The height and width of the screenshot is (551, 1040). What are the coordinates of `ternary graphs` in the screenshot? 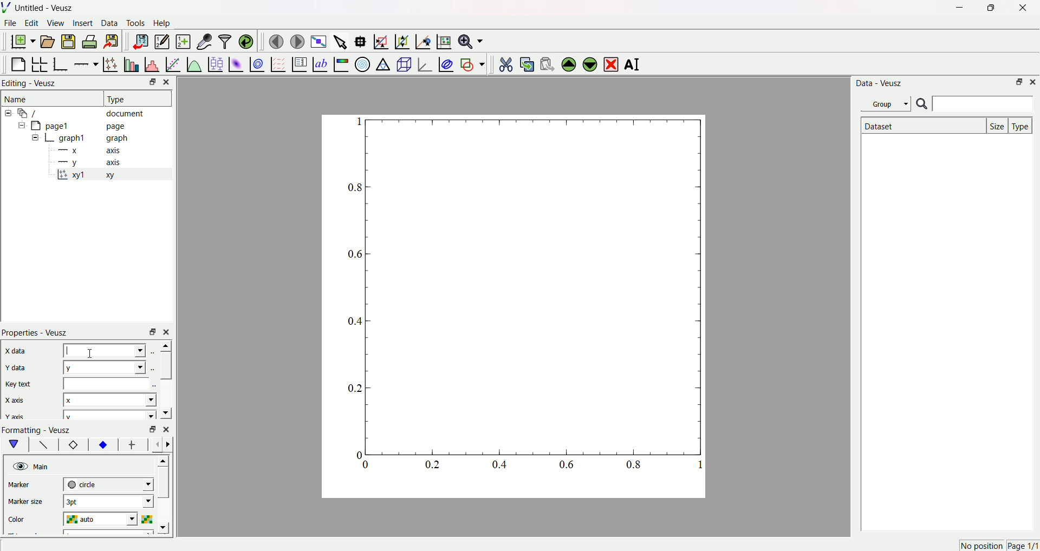 It's located at (382, 63).